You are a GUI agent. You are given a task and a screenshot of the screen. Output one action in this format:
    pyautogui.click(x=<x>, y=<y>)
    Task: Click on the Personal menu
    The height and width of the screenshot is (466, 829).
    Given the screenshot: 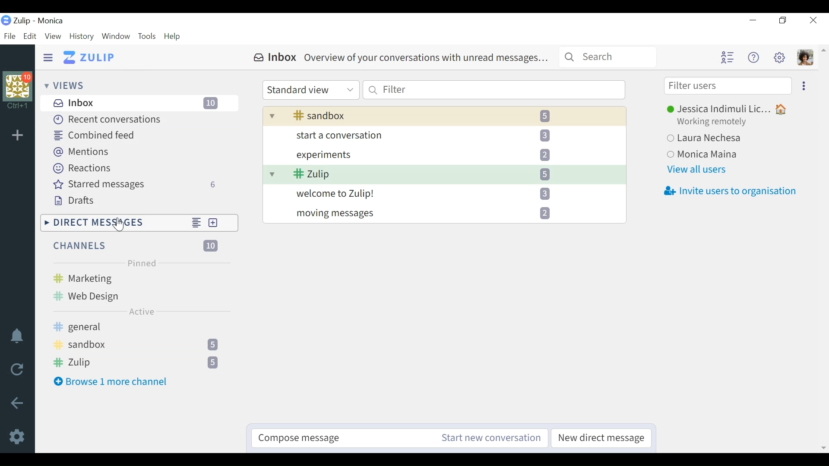 What is the action you would take?
    pyautogui.click(x=804, y=57)
    